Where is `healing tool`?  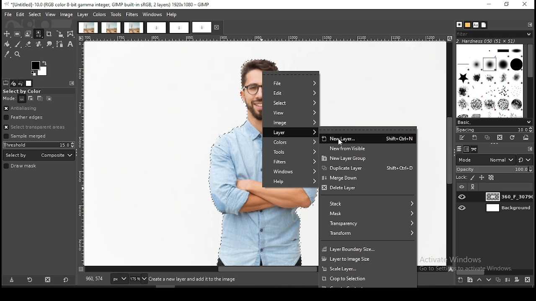
healing tool is located at coordinates (39, 44).